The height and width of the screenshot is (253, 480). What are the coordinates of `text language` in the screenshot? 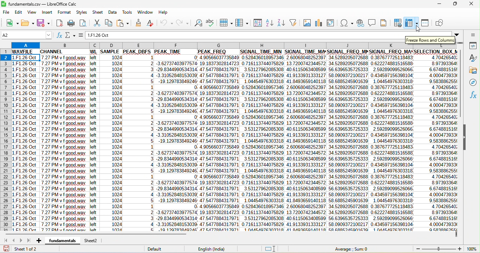 It's located at (212, 248).